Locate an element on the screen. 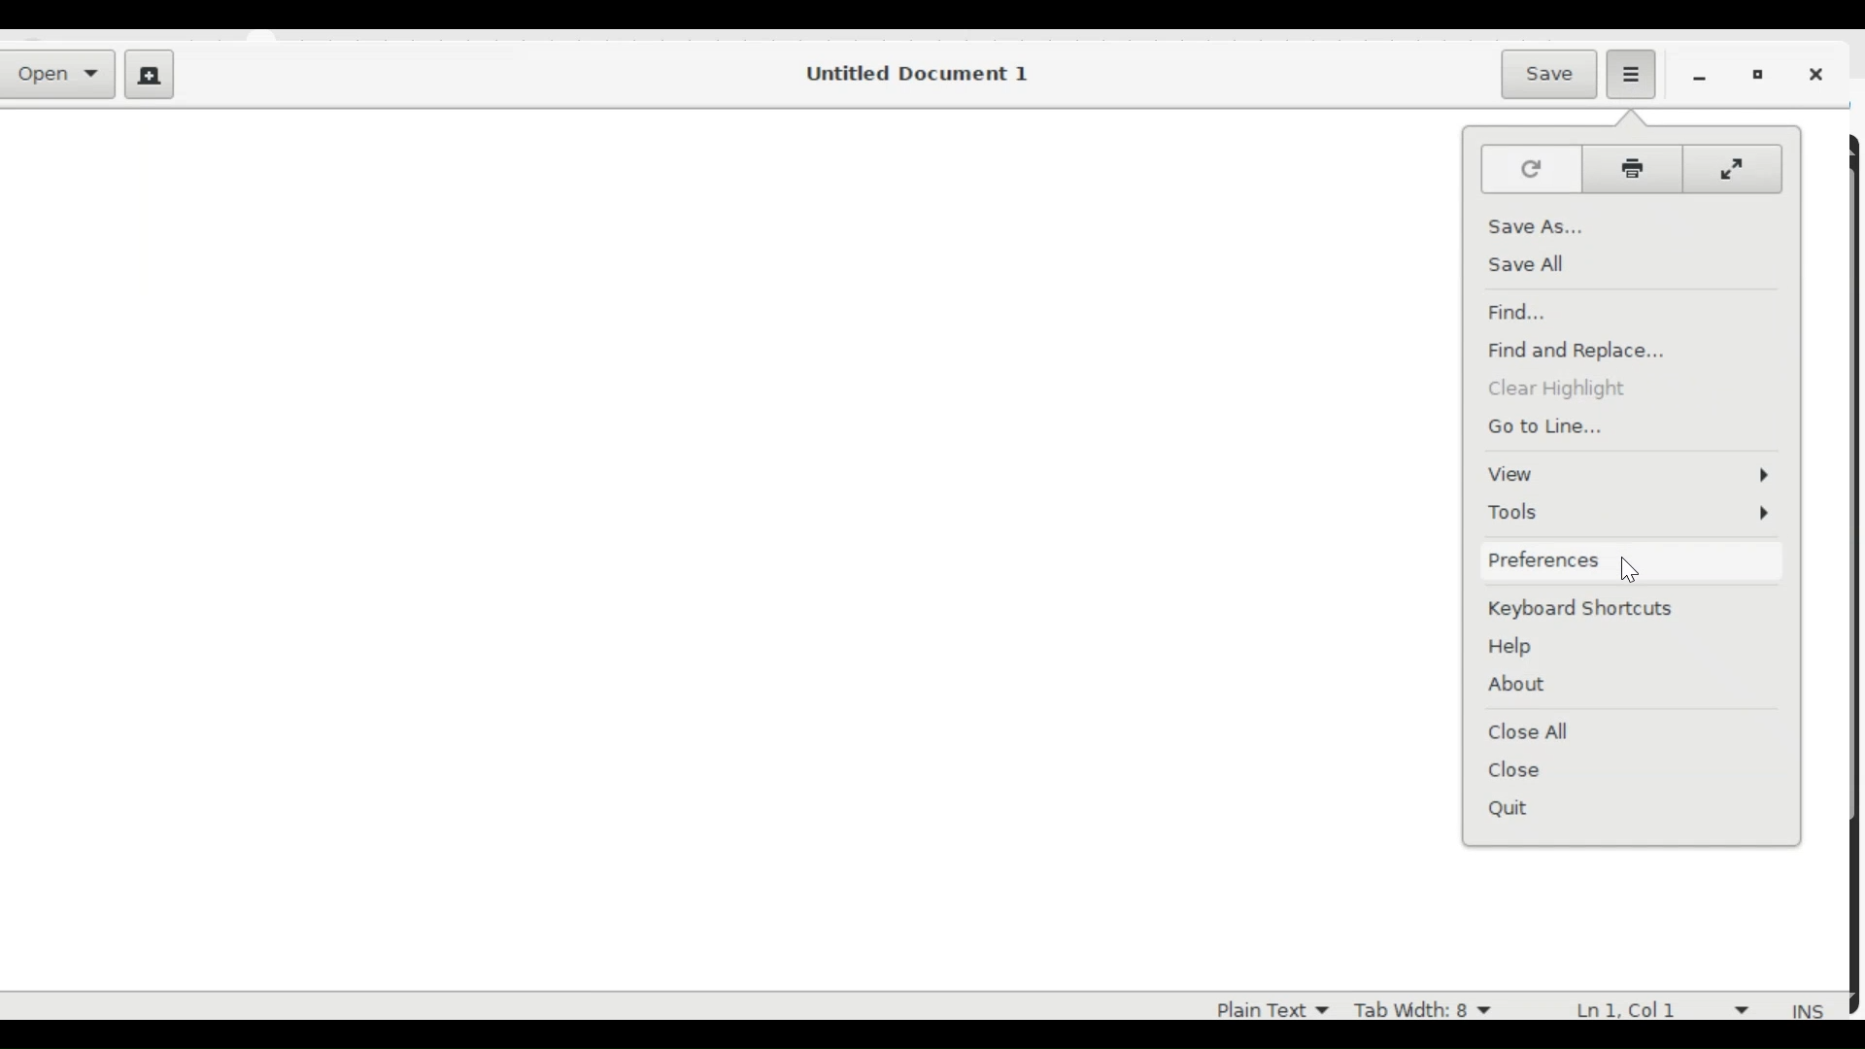  Help is located at coordinates (1517, 648).